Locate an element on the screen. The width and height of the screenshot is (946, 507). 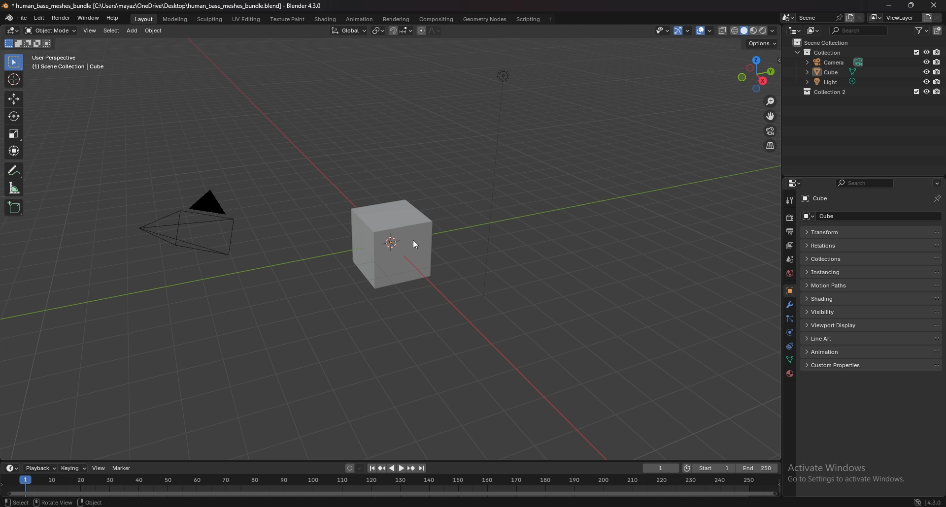
help is located at coordinates (113, 18).